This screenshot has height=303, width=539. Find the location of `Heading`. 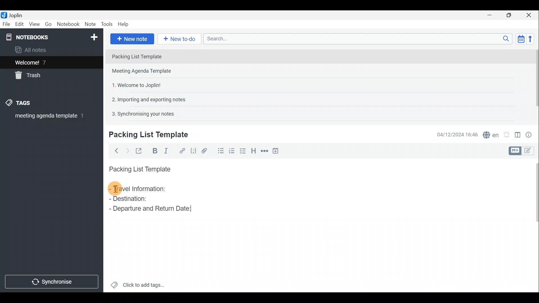

Heading is located at coordinates (254, 150).